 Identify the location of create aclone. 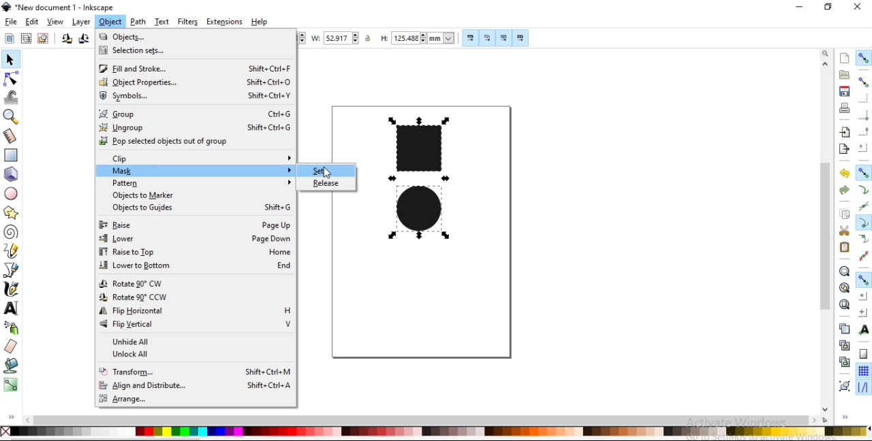
(843, 346).